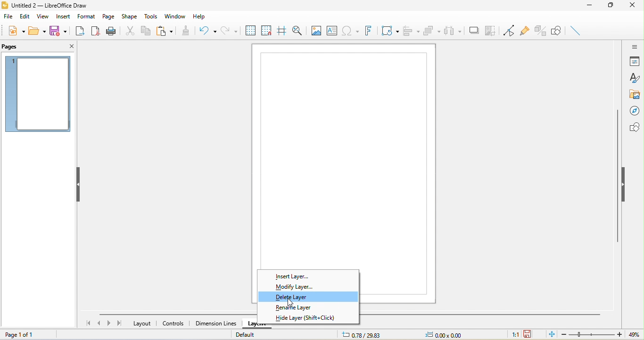  What do you see at coordinates (635, 78) in the screenshot?
I see `styles` at bounding box center [635, 78].